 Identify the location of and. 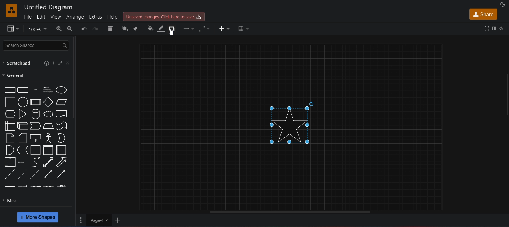
(9, 150).